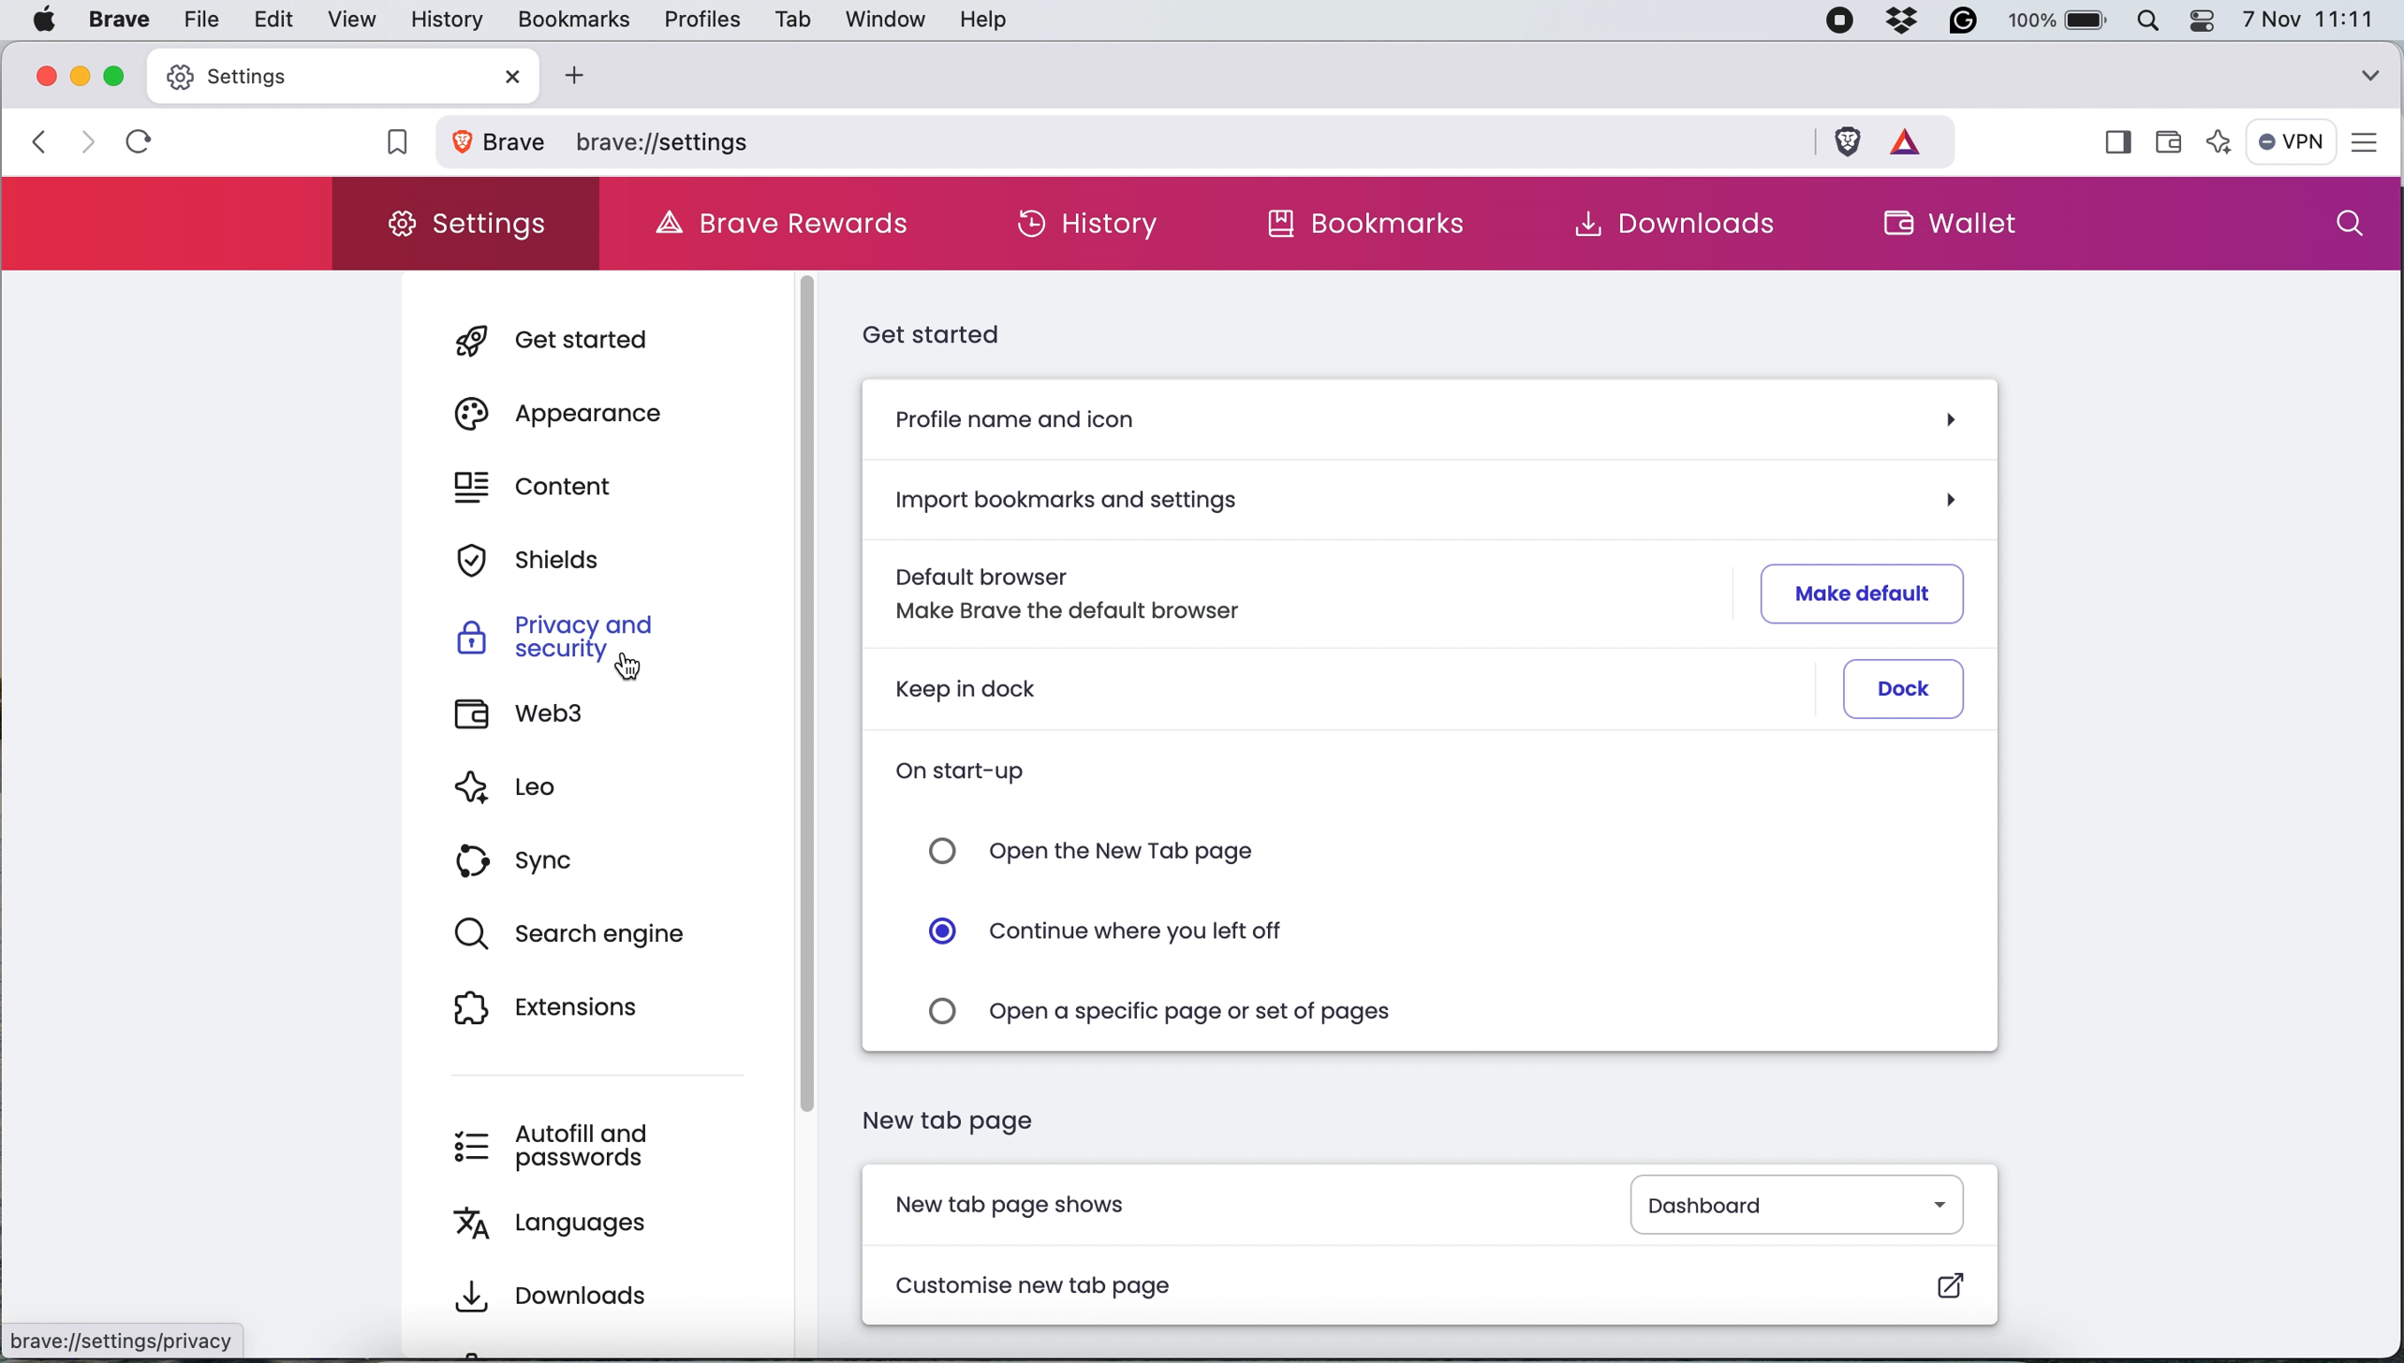 The width and height of the screenshot is (2404, 1363). What do you see at coordinates (1075, 614) in the screenshot?
I see `make brave the default browser` at bounding box center [1075, 614].